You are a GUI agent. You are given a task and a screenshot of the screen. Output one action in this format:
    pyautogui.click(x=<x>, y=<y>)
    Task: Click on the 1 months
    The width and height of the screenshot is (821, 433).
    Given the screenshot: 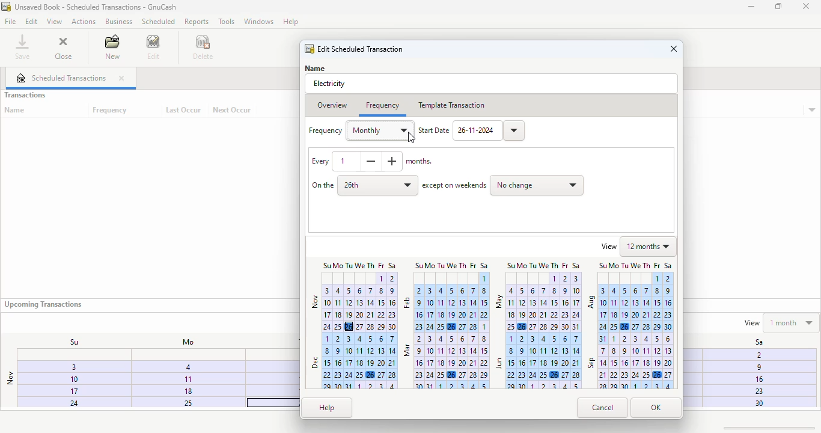 What is the action you would take?
    pyautogui.click(x=383, y=161)
    